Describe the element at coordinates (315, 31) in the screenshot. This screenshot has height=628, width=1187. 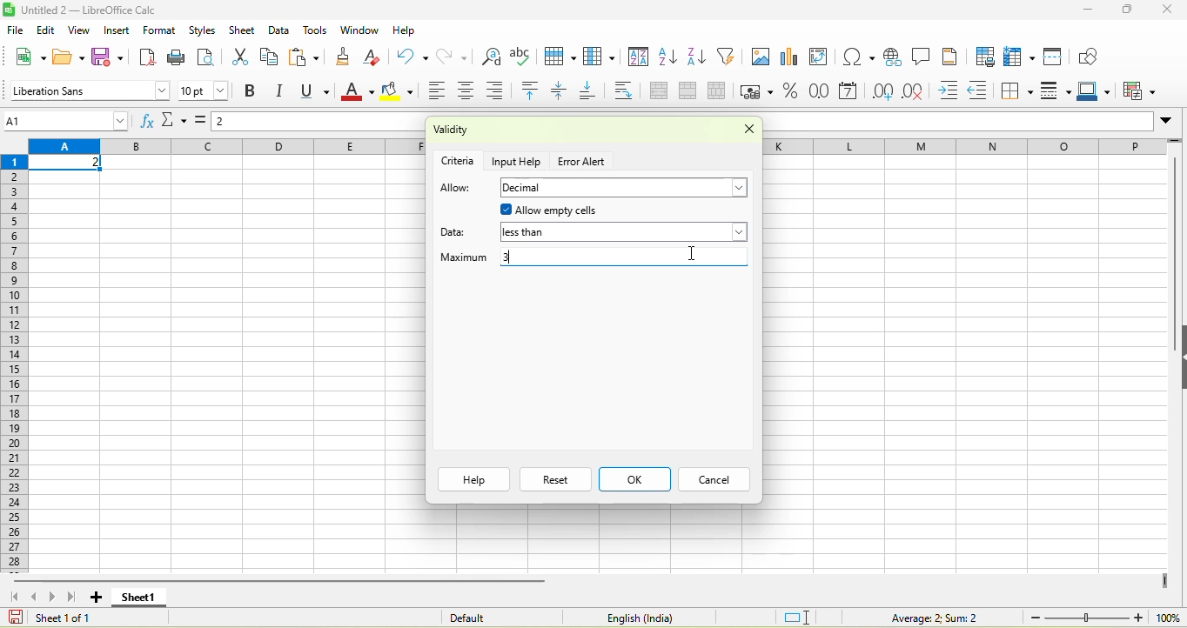
I see `tools` at that location.